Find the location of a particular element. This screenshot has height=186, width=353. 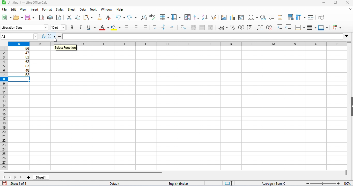

default is located at coordinates (116, 184).